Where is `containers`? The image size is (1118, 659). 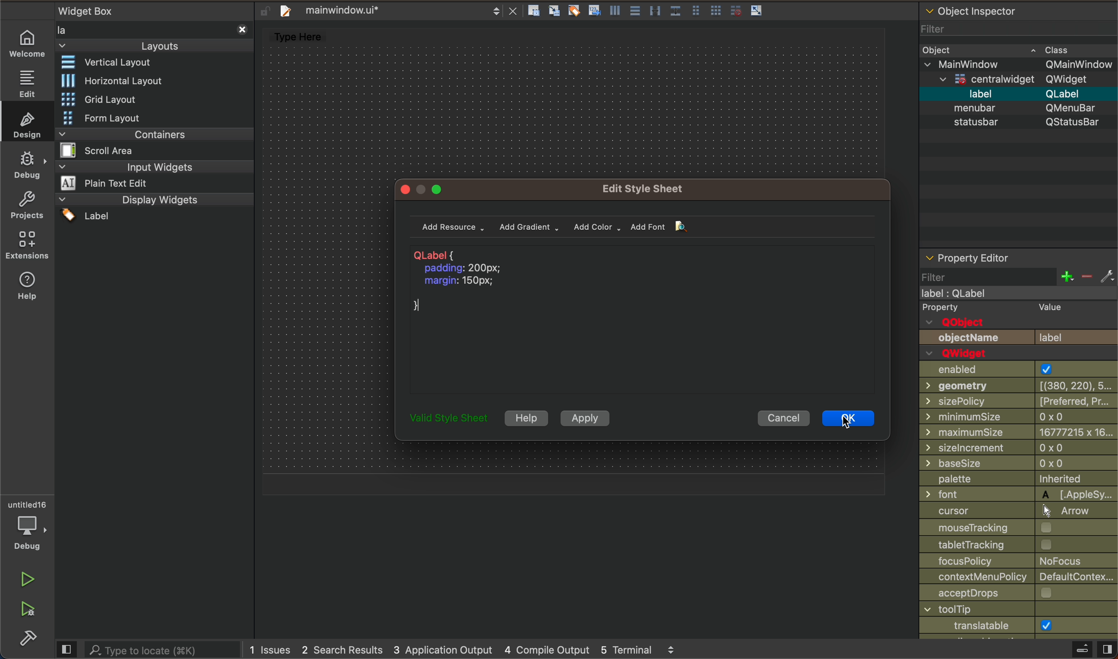
containers is located at coordinates (151, 142).